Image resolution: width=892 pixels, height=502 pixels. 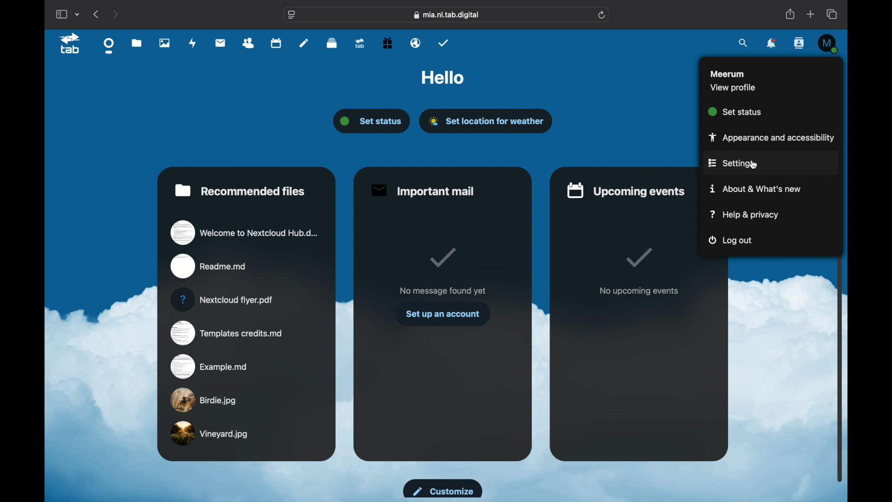 What do you see at coordinates (833, 14) in the screenshot?
I see `show tab overview` at bounding box center [833, 14].